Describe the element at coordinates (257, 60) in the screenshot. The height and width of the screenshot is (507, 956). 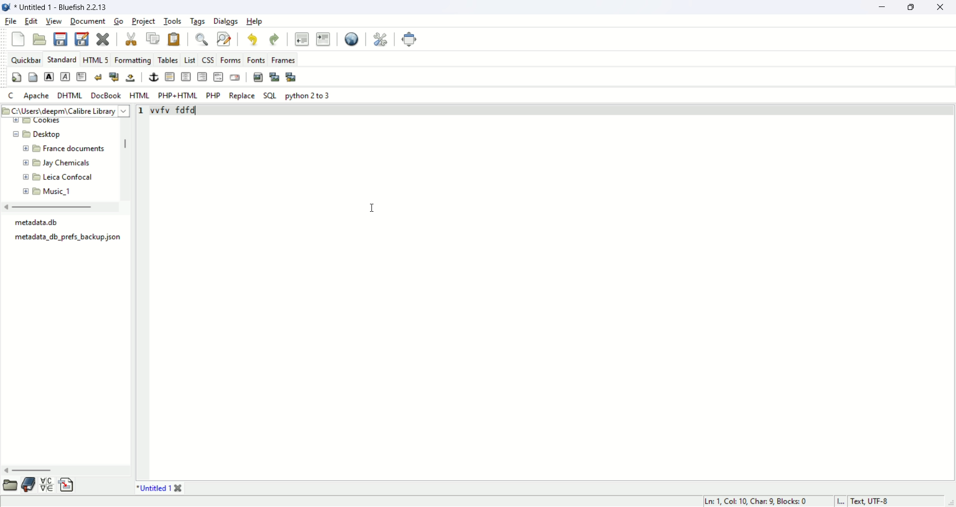
I see `fonts` at that location.